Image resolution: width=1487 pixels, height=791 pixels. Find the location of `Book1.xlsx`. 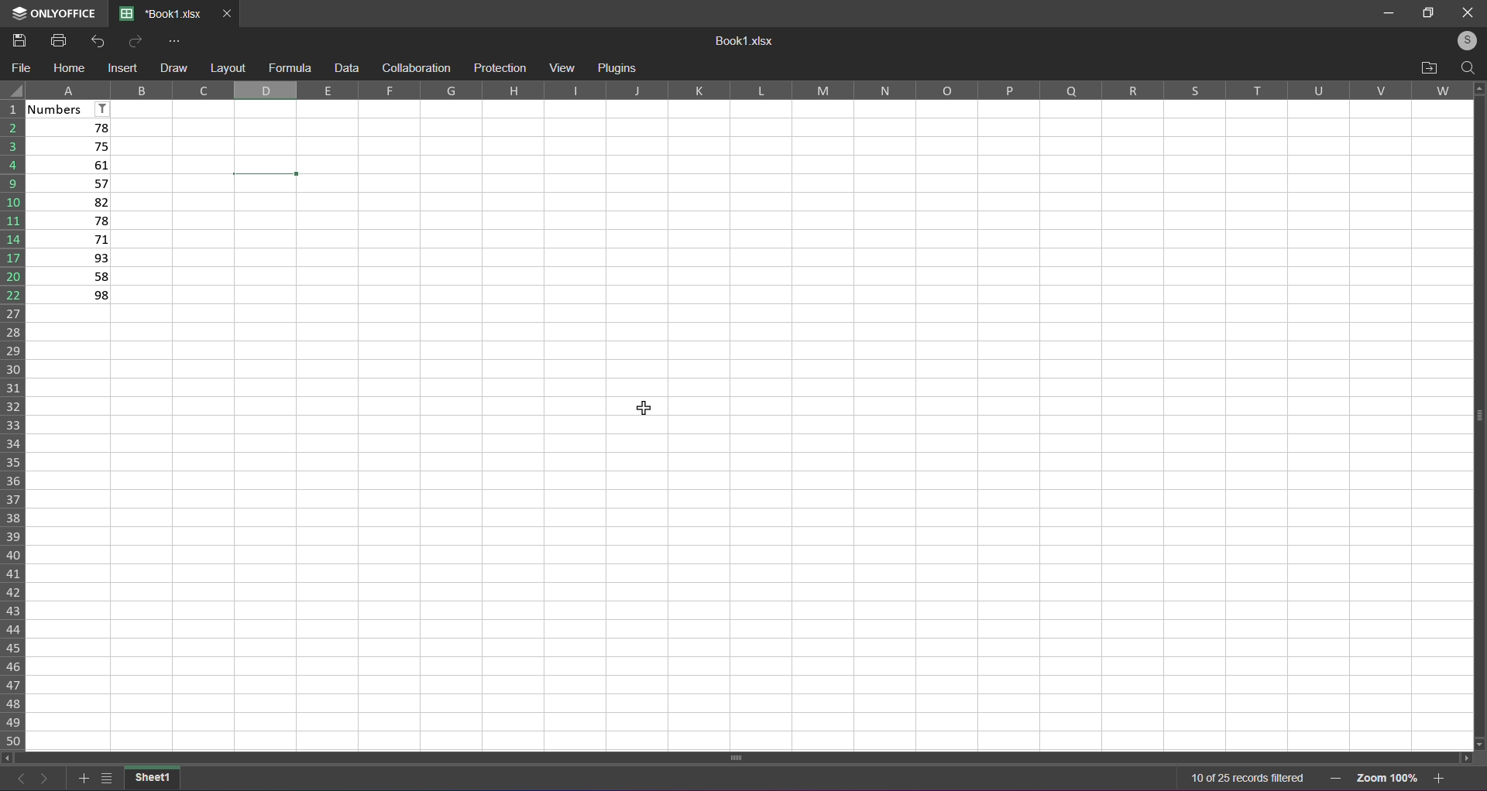

Book1.xlsx is located at coordinates (747, 42).